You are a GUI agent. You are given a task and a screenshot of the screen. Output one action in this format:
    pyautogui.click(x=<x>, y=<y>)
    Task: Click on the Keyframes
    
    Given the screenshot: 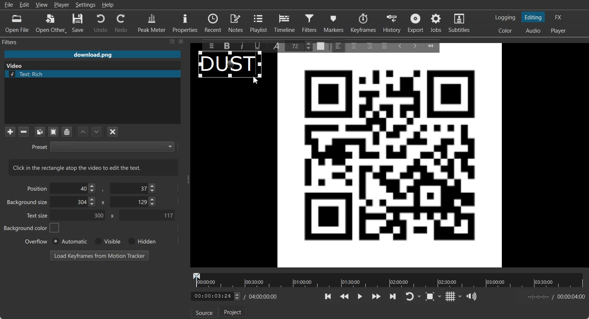 What is the action you would take?
    pyautogui.click(x=363, y=23)
    